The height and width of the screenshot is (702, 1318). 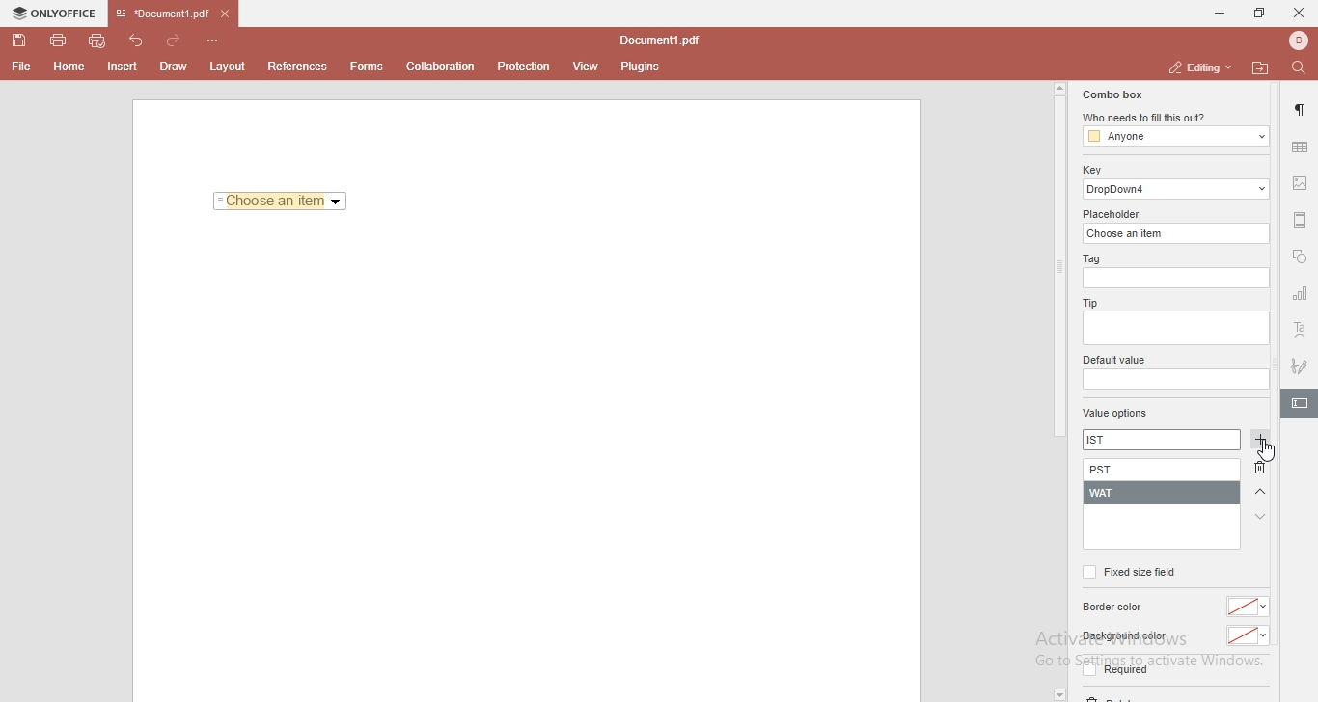 What do you see at coordinates (1128, 572) in the screenshot?
I see `fixed size field` at bounding box center [1128, 572].